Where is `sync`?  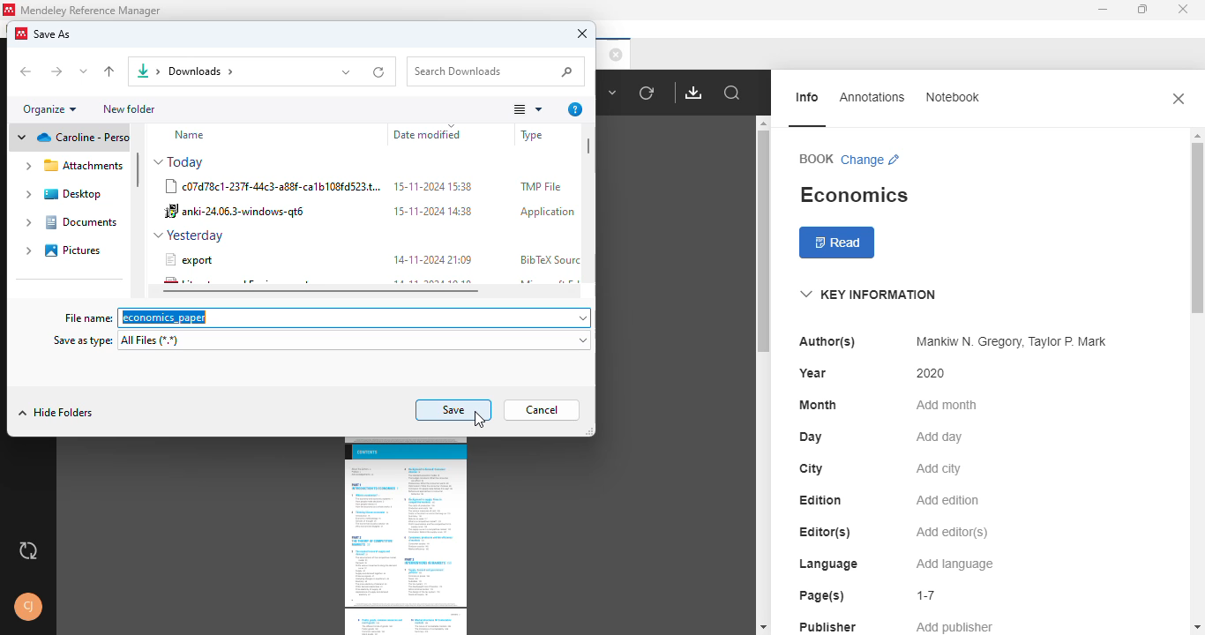
sync is located at coordinates (28, 552).